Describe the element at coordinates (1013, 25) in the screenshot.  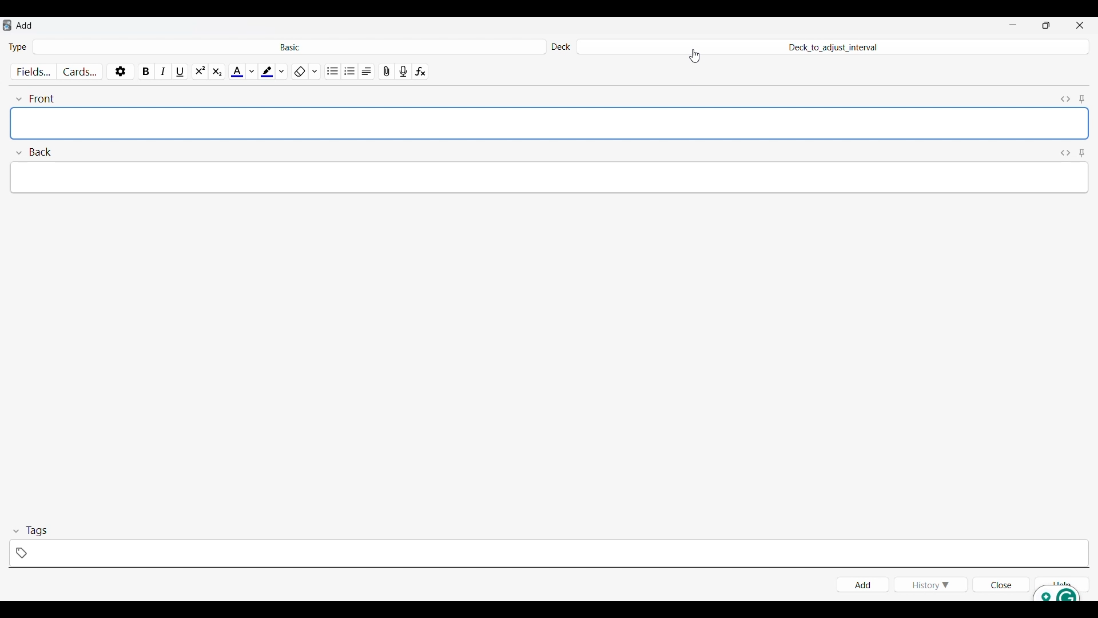
I see `Minimize` at that location.